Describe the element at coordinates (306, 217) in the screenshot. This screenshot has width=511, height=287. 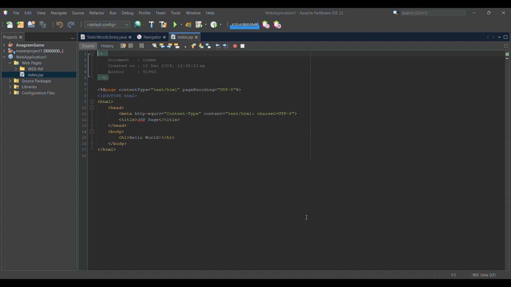
I see `Cursor` at that location.